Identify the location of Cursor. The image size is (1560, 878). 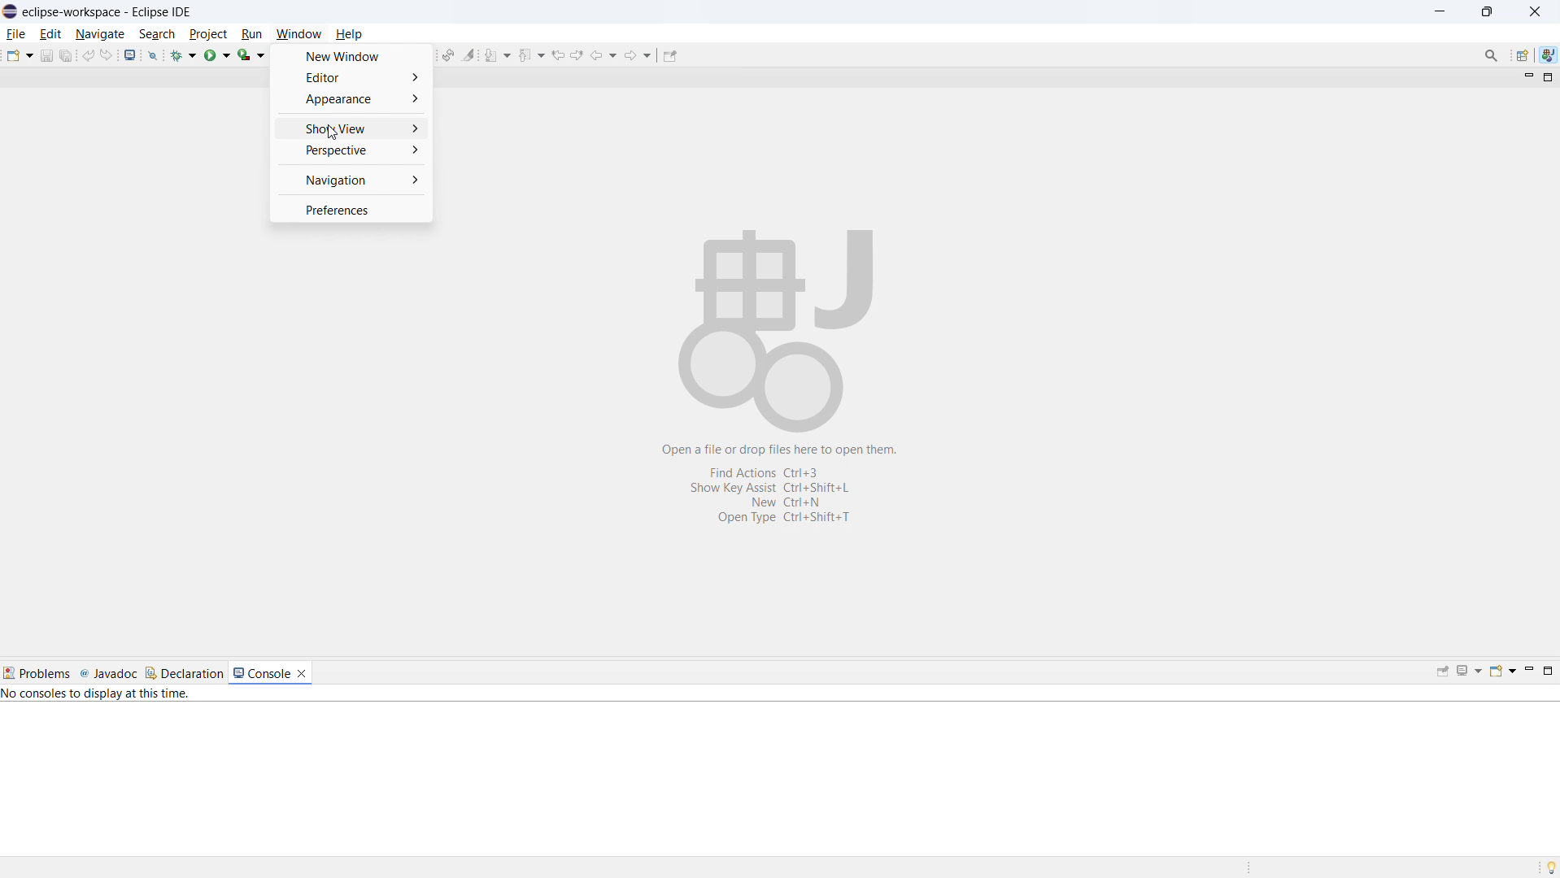
(334, 133).